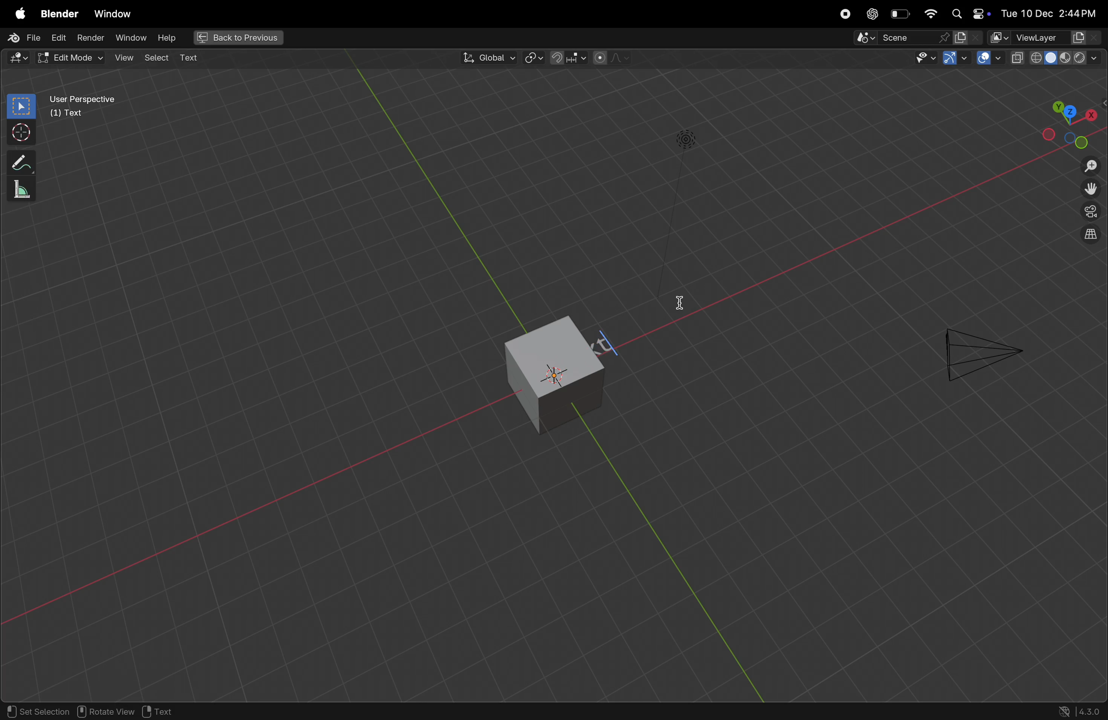  I want to click on edit mode, so click(19, 57).